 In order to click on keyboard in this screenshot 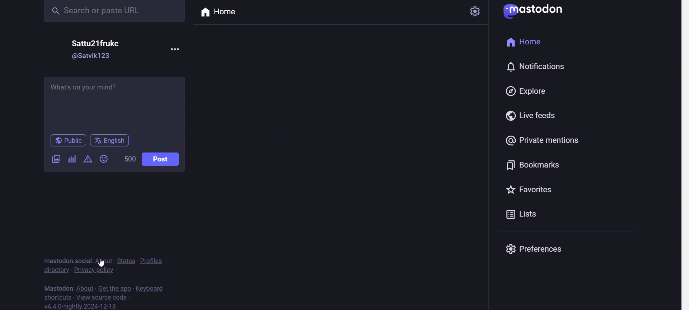, I will do `click(154, 288)`.